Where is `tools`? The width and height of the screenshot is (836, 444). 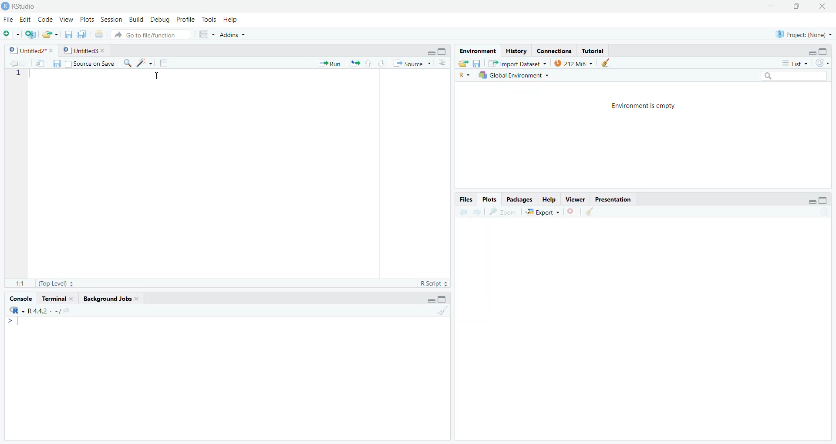 tools is located at coordinates (209, 20).